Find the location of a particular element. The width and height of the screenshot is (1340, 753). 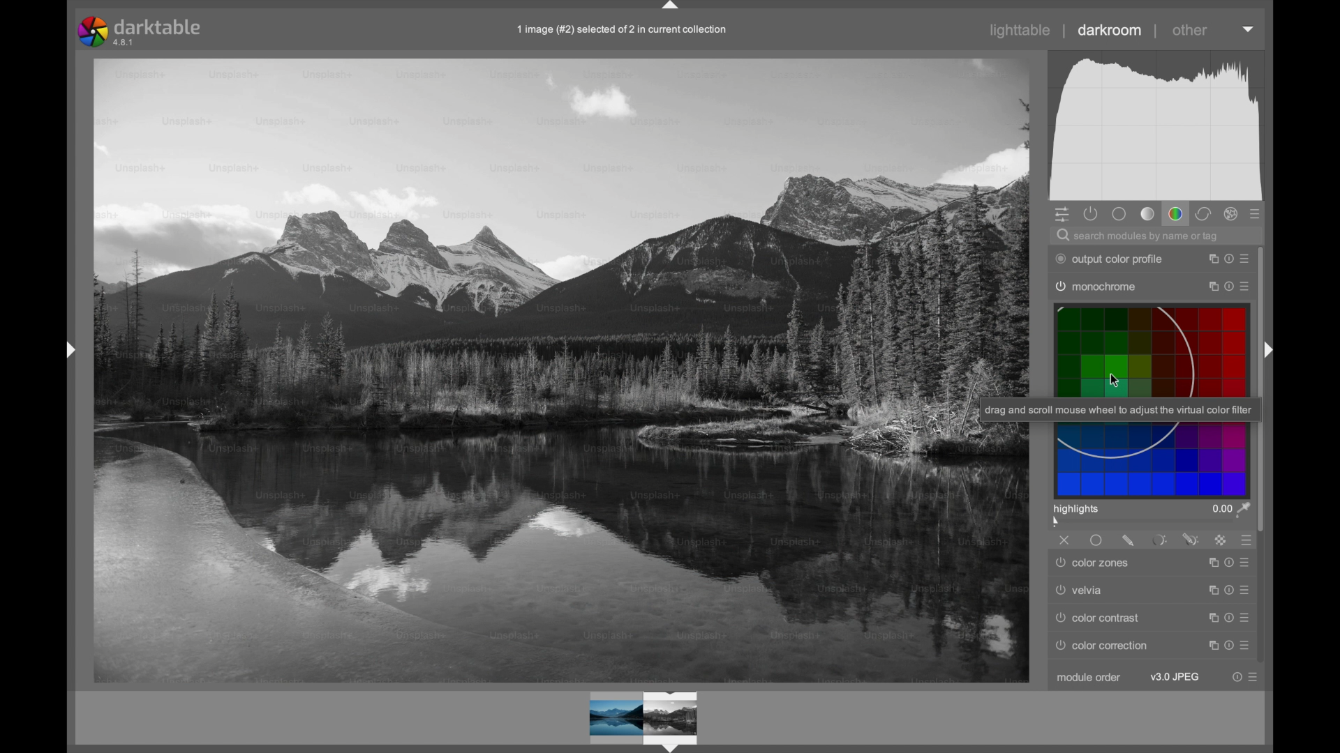

darkroom is located at coordinates (1110, 30).